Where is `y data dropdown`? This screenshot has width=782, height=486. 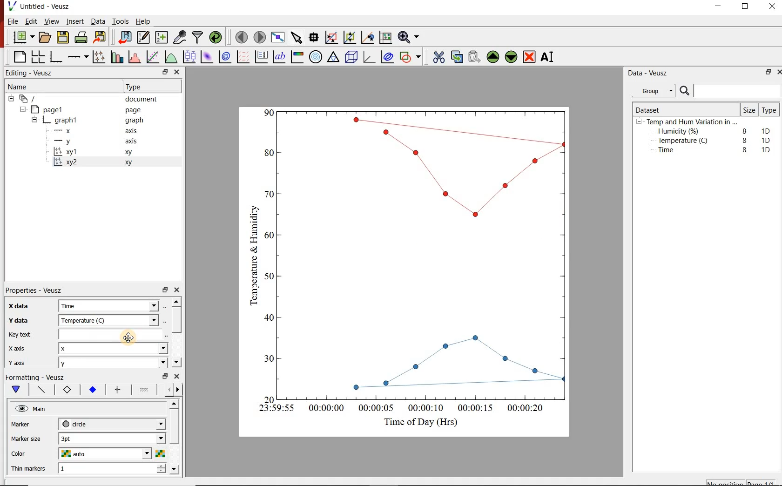 y data dropdown is located at coordinates (139, 320).